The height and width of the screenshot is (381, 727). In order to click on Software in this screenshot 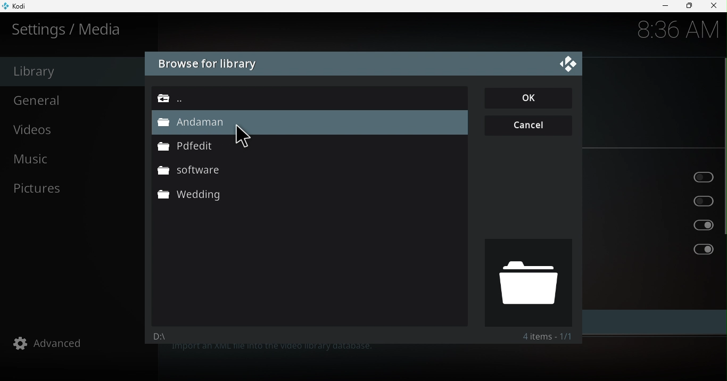, I will do `click(189, 169)`.